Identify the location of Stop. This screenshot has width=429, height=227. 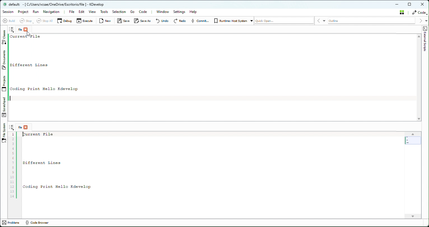
(27, 21).